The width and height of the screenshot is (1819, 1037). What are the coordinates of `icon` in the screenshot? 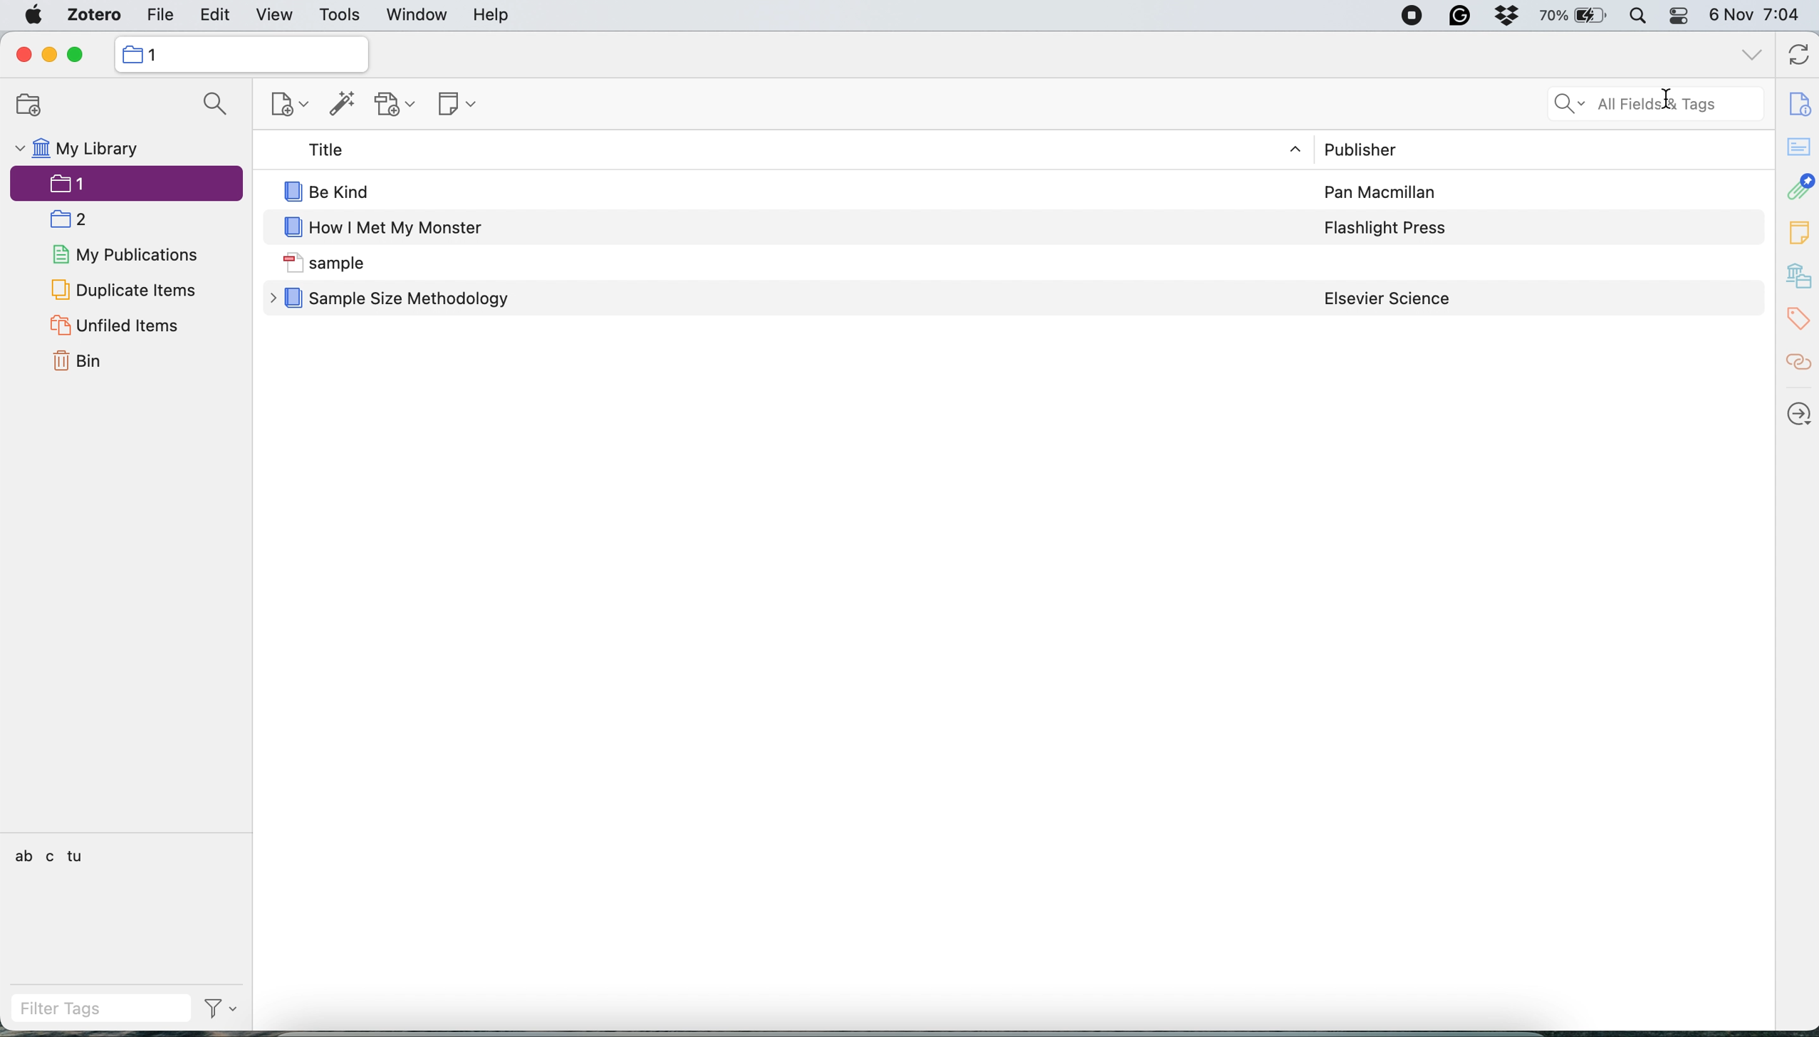 It's located at (291, 229).